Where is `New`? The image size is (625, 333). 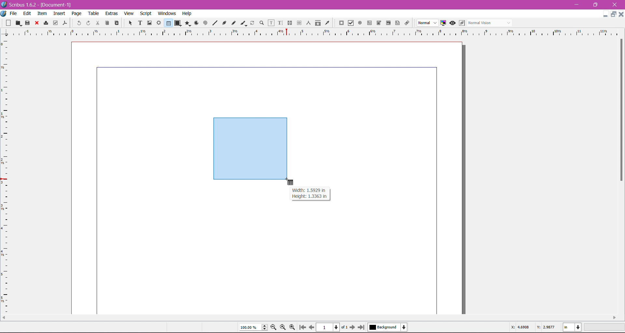 New is located at coordinates (9, 22).